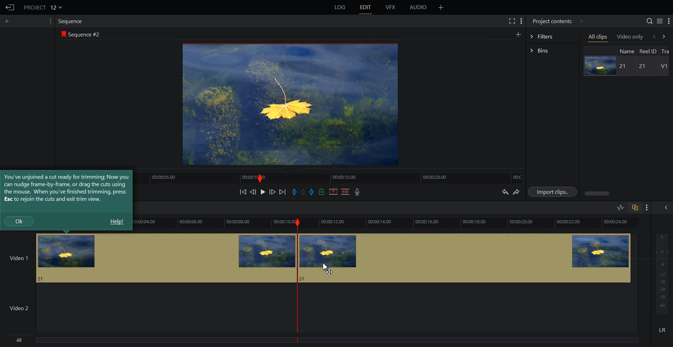  What do you see at coordinates (441, 7) in the screenshot?
I see `Add Panel` at bounding box center [441, 7].